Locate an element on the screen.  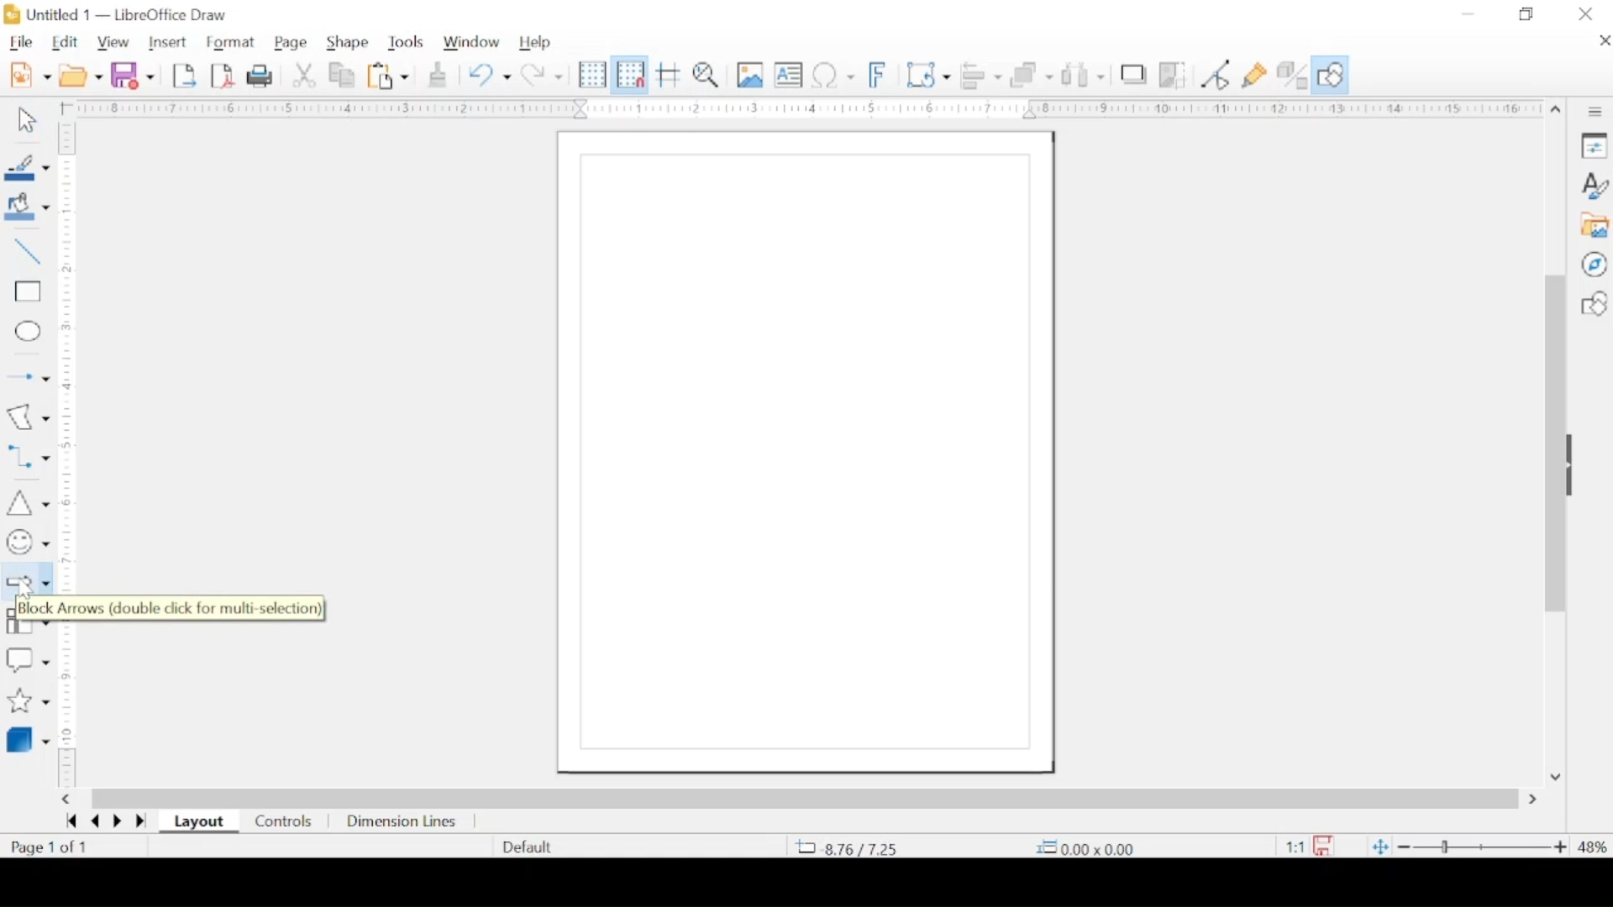
file is located at coordinates (21, 44).